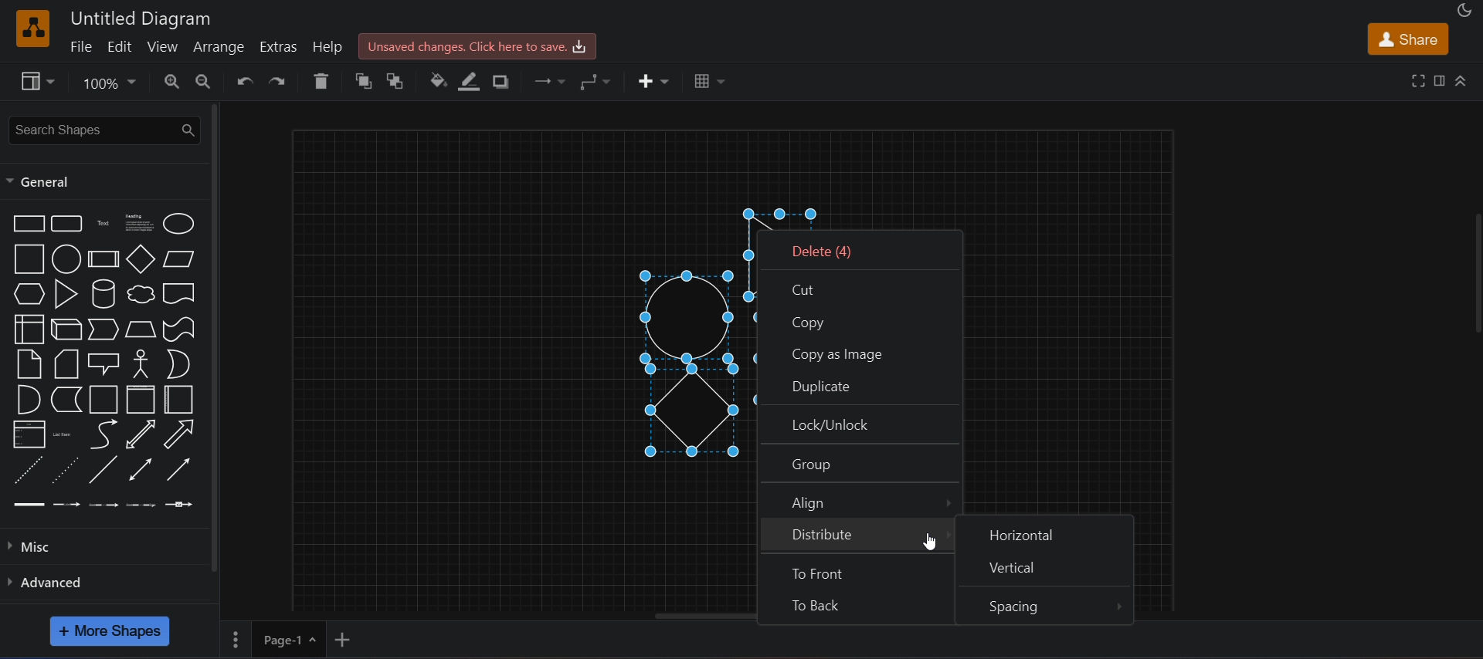  I want to click on internal storage, so click(29, 329).